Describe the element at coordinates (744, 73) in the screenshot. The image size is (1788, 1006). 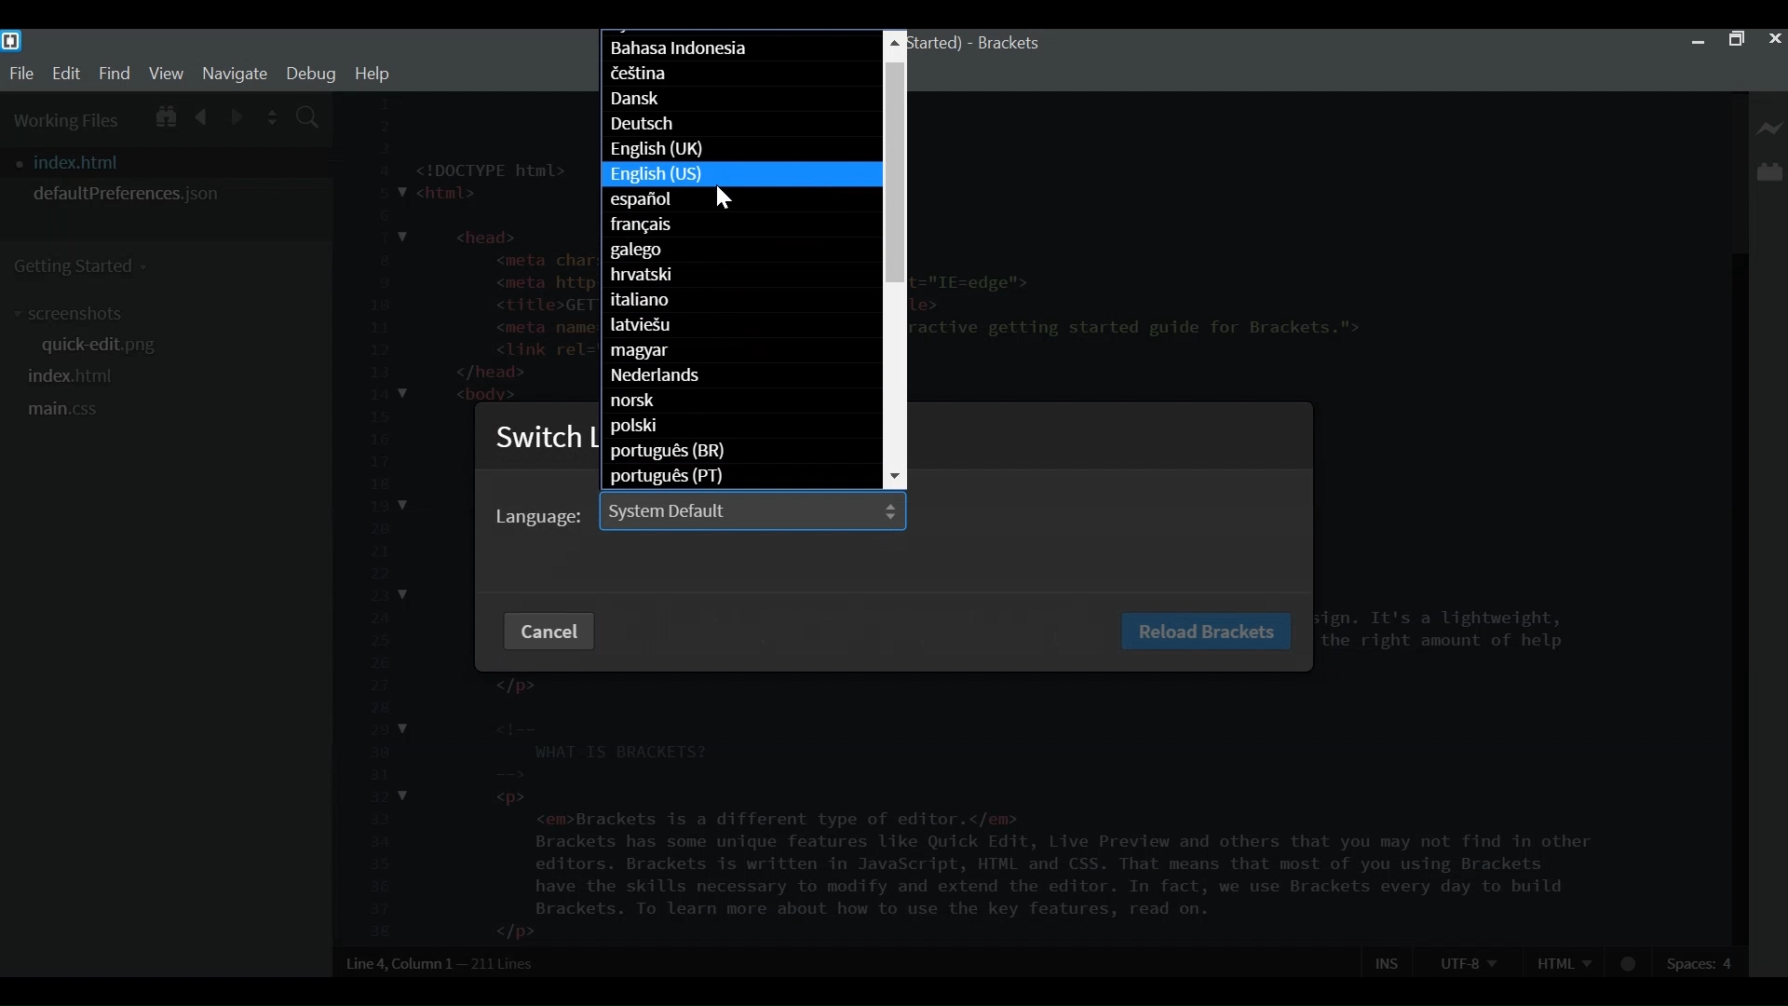
I see `čeština` at that location.